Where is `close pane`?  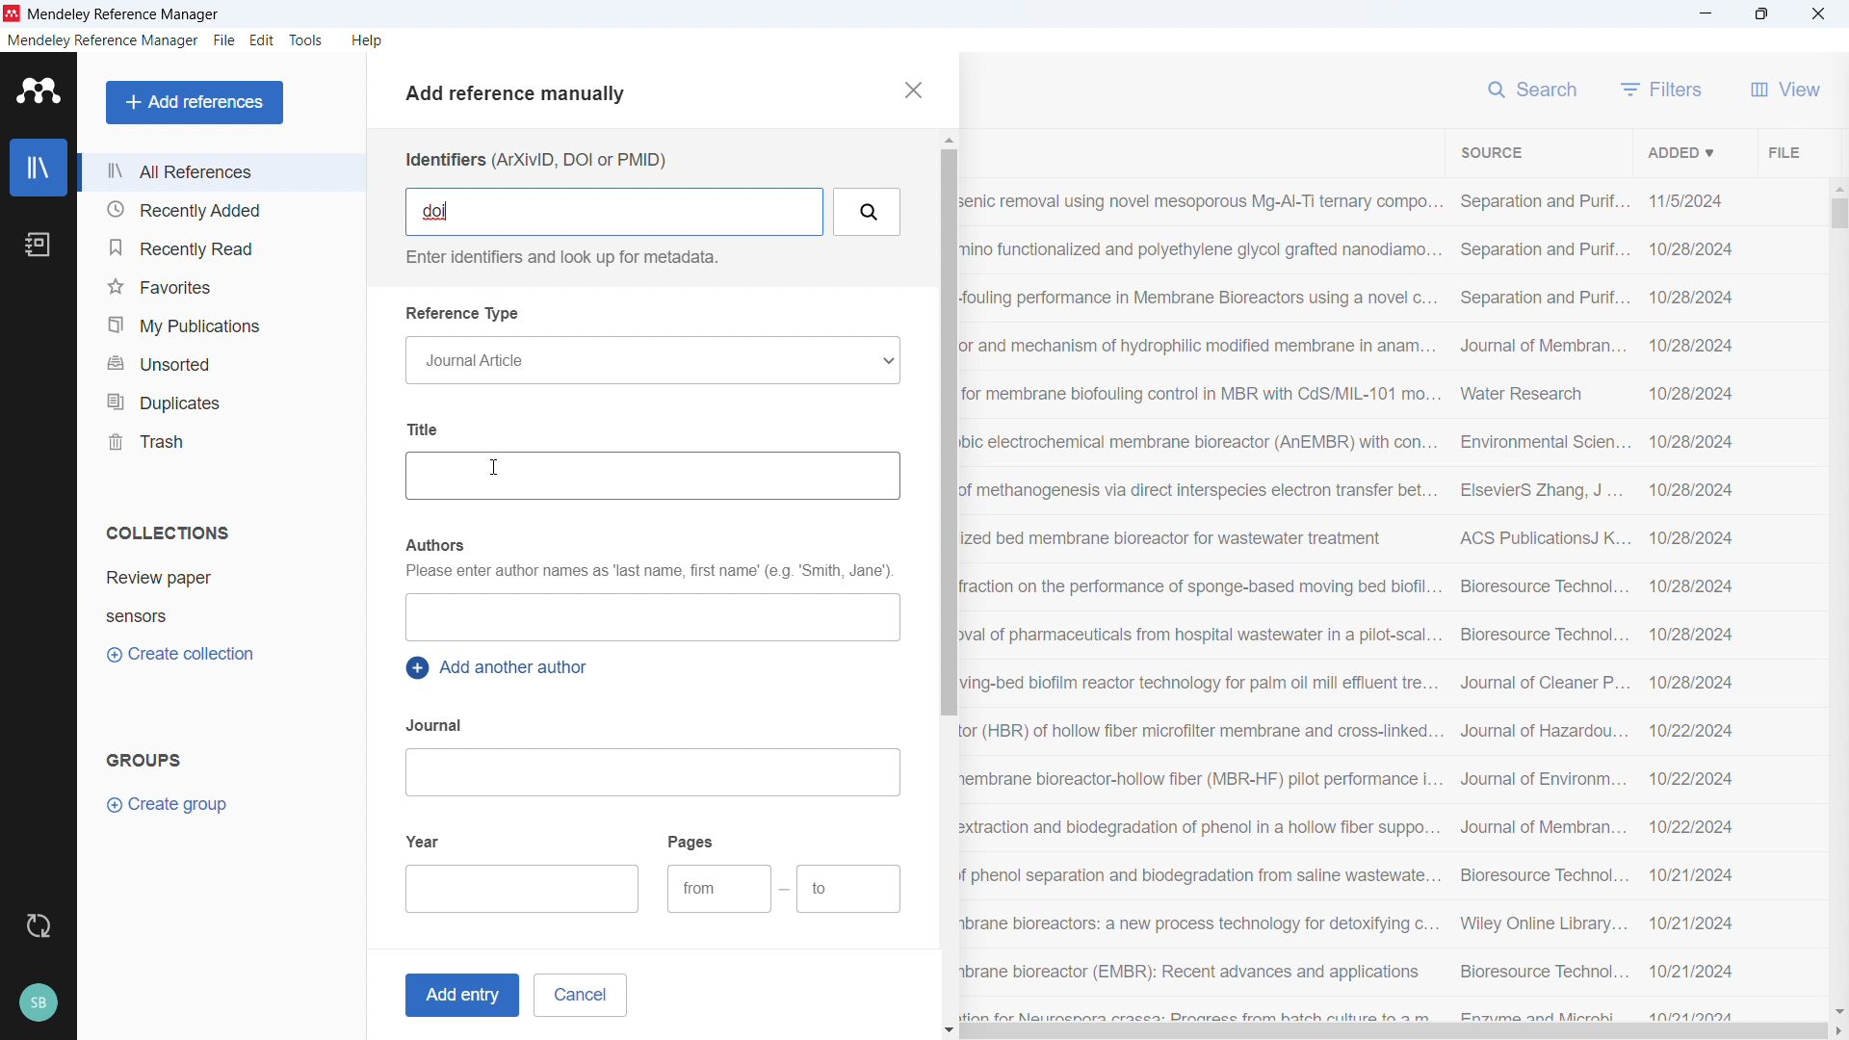
close pane is located at coordinates (911, 90).